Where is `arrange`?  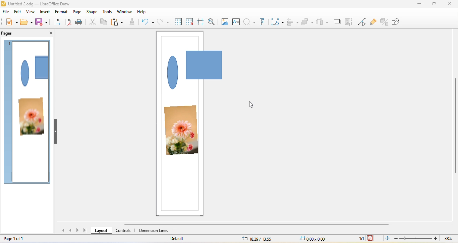
arrange is located at coordinates (308, 21).